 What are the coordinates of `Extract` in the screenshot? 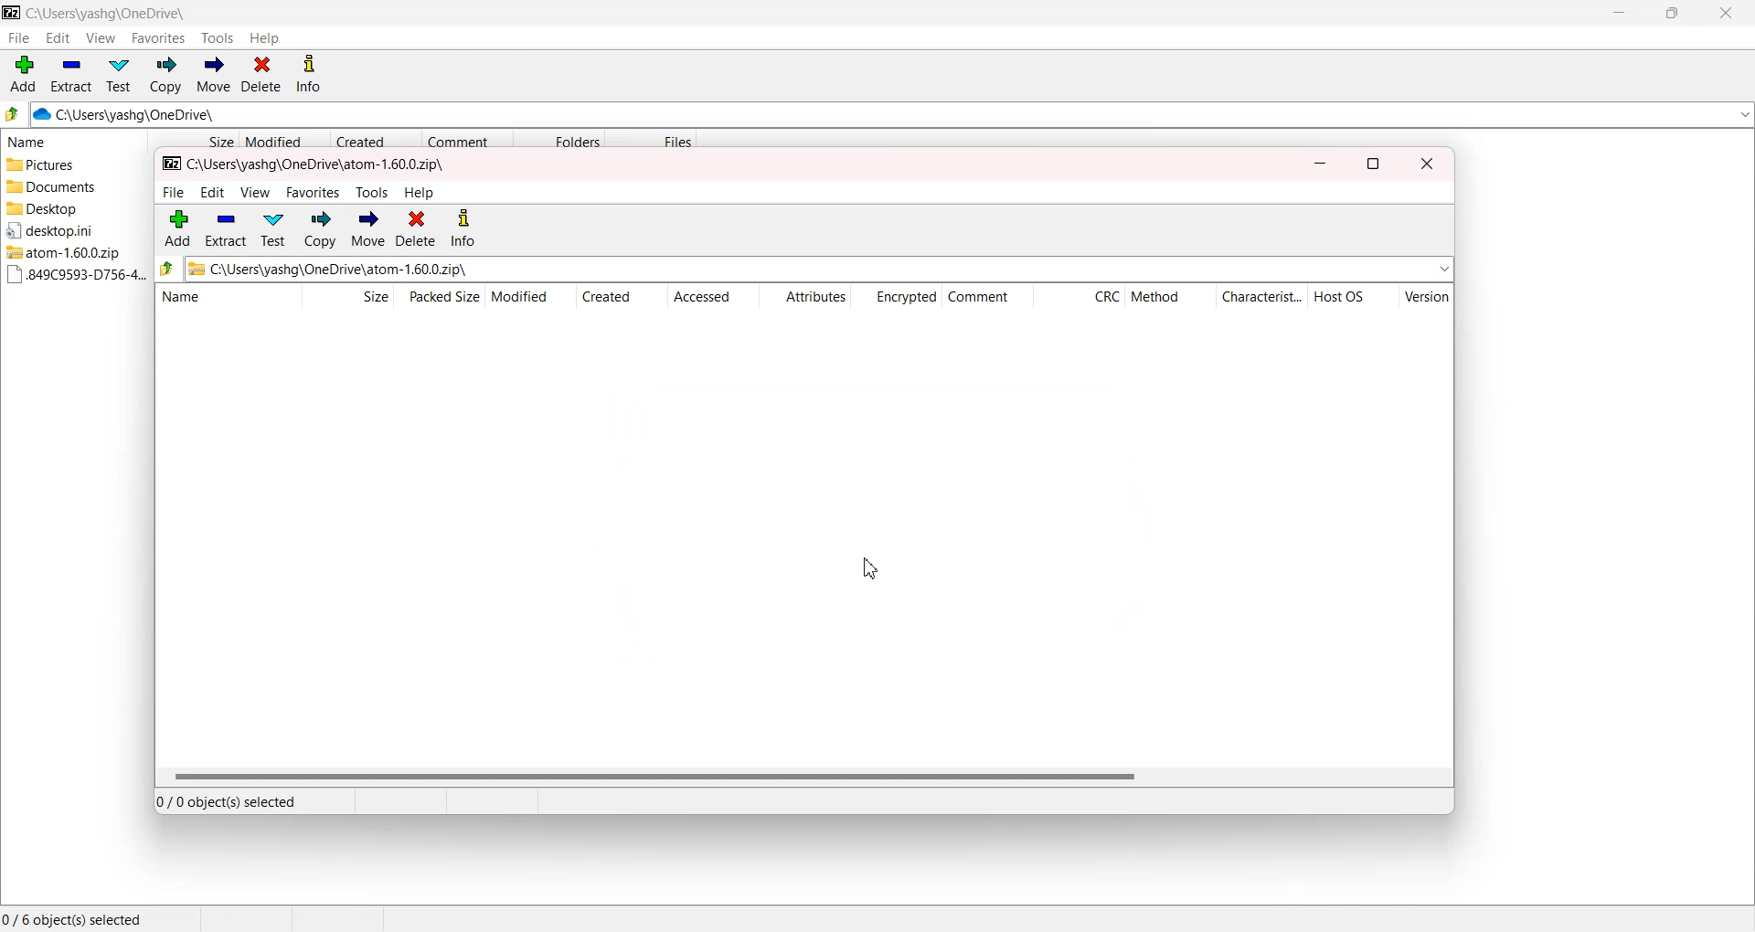 It's located at (71, 74).